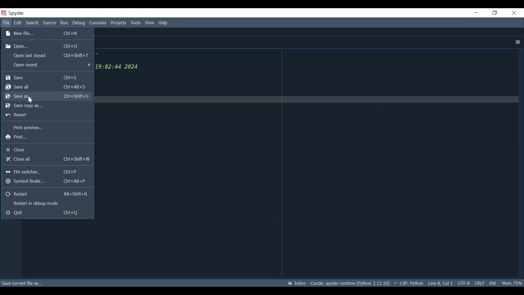  I want to click on Save As, so click(47, 97).